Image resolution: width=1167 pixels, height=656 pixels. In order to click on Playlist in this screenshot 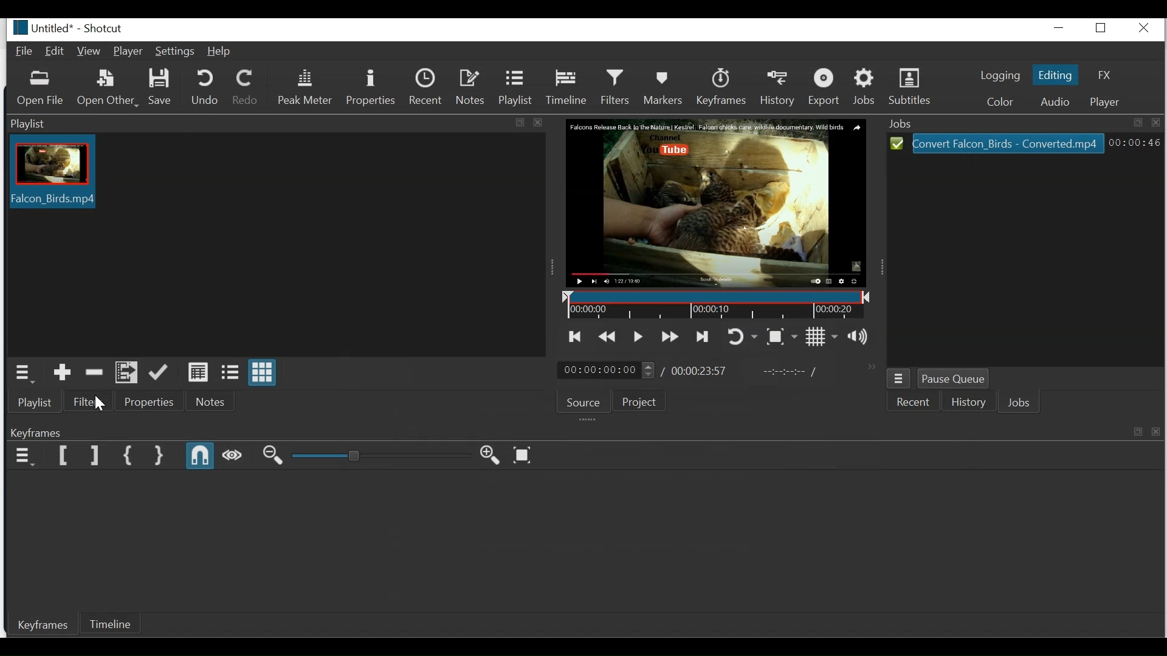, I will do `click(35, 403)`.